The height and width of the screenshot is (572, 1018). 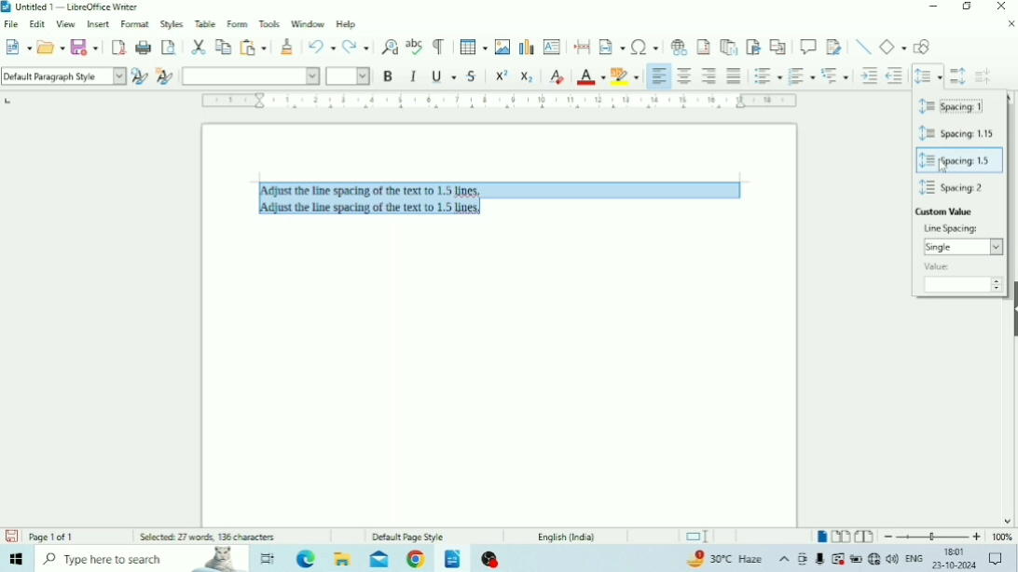 I want to click on Show Draw Functions, so click(x=922, y=45).